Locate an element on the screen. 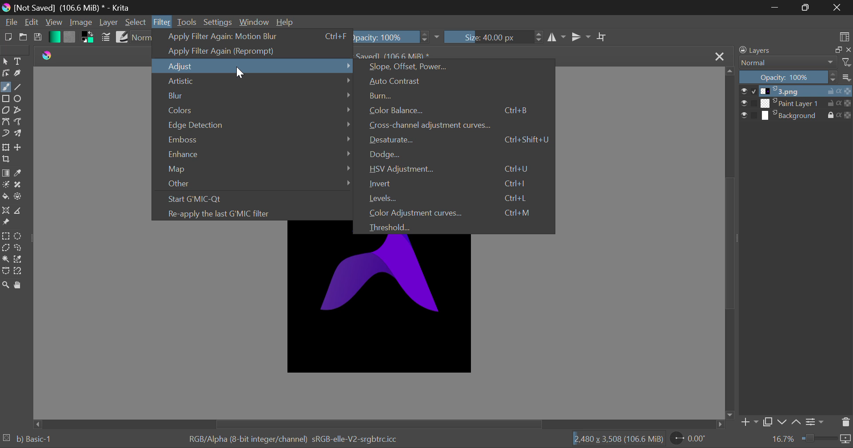  Polylines is located at coordinates (18, 111).